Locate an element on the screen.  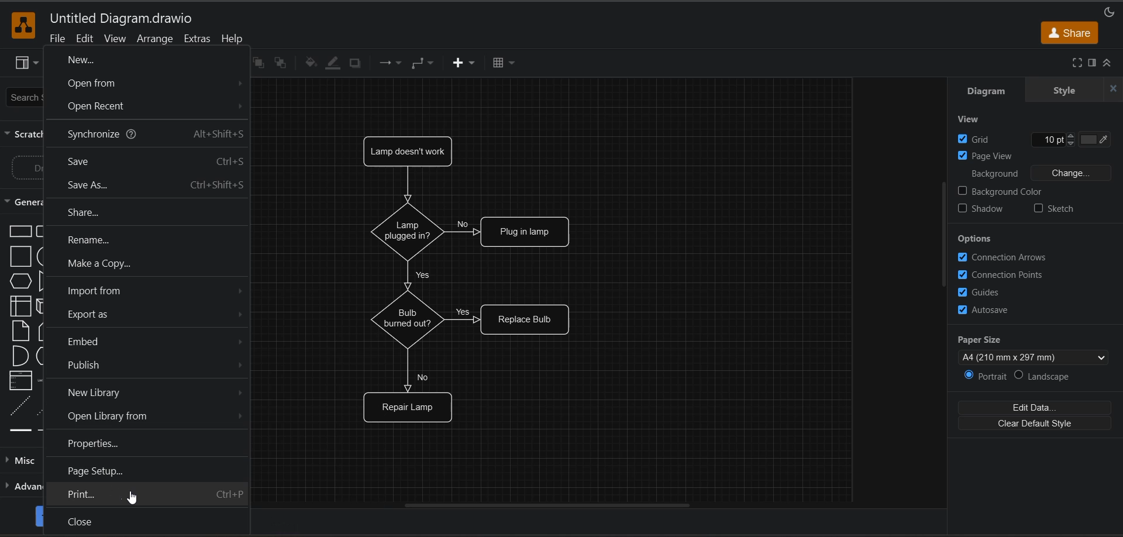
help is located at coordinates (234, 39).